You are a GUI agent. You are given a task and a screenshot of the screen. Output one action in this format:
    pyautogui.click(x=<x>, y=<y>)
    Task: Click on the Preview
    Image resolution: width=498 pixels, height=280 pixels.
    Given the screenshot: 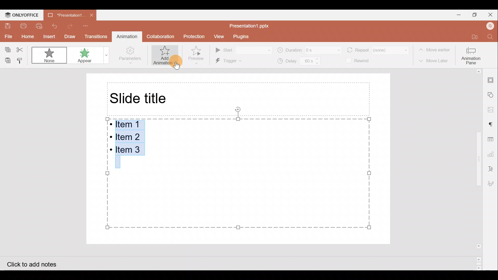 What is the action you would take?
    pyautogui.click(x=198, y=55)
    